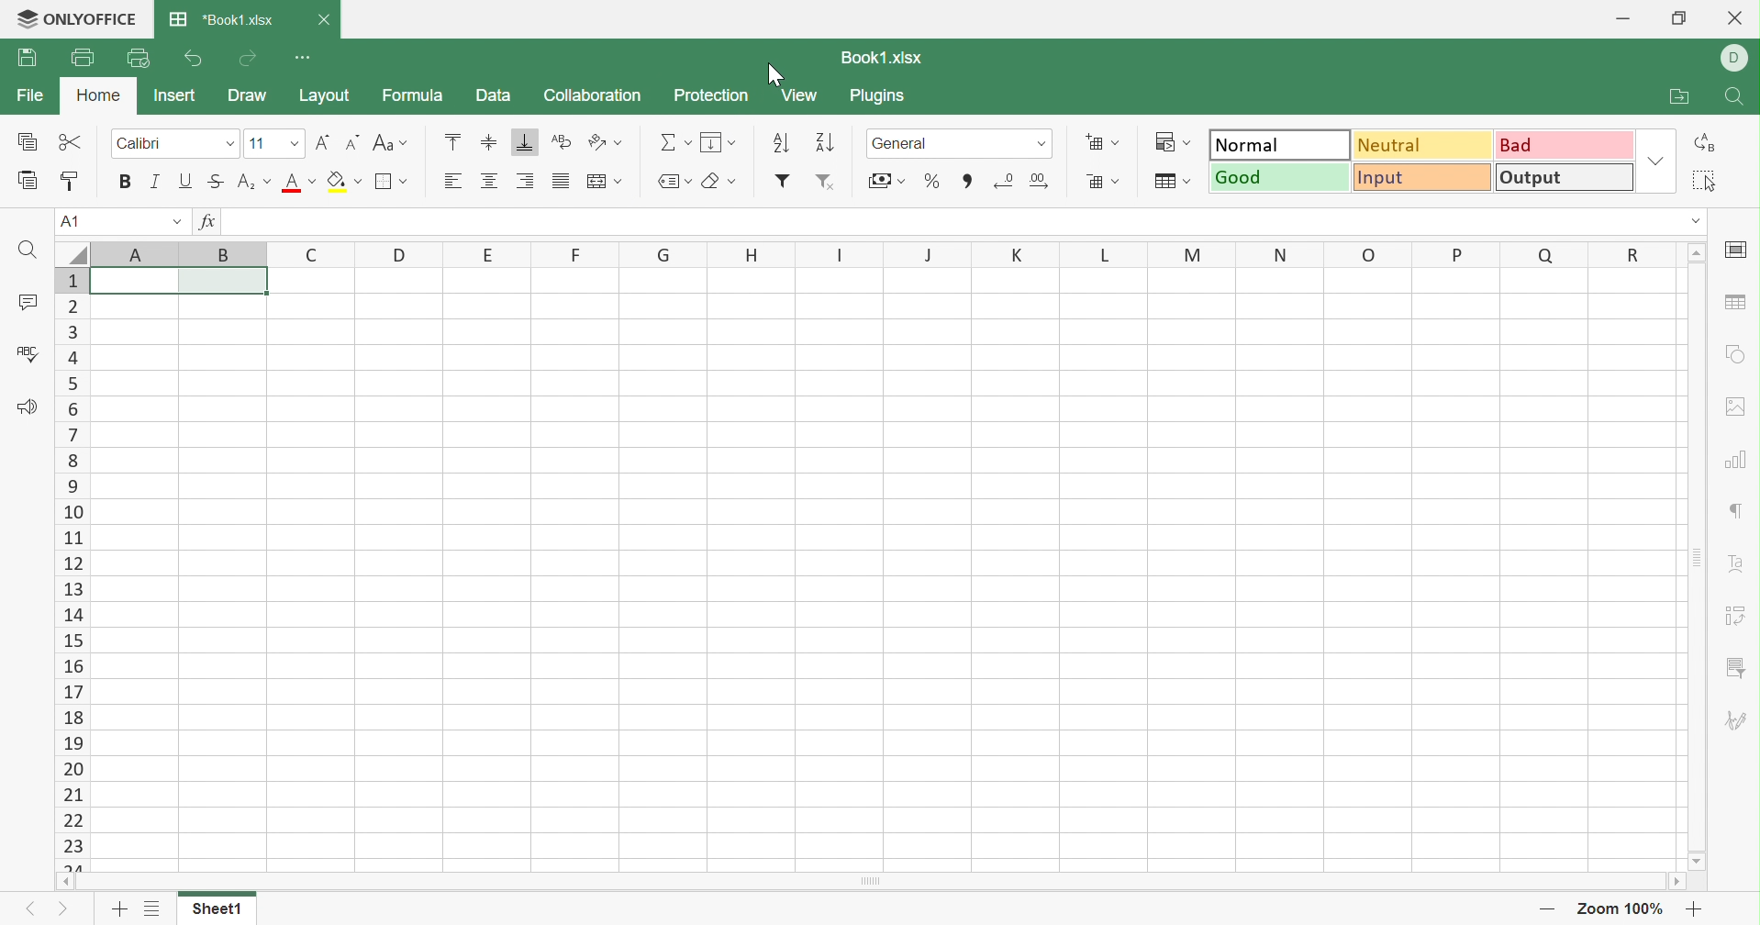  Describe the element at coordinates (25, 355) in the screenshot. I see `Check spelling` at that location.